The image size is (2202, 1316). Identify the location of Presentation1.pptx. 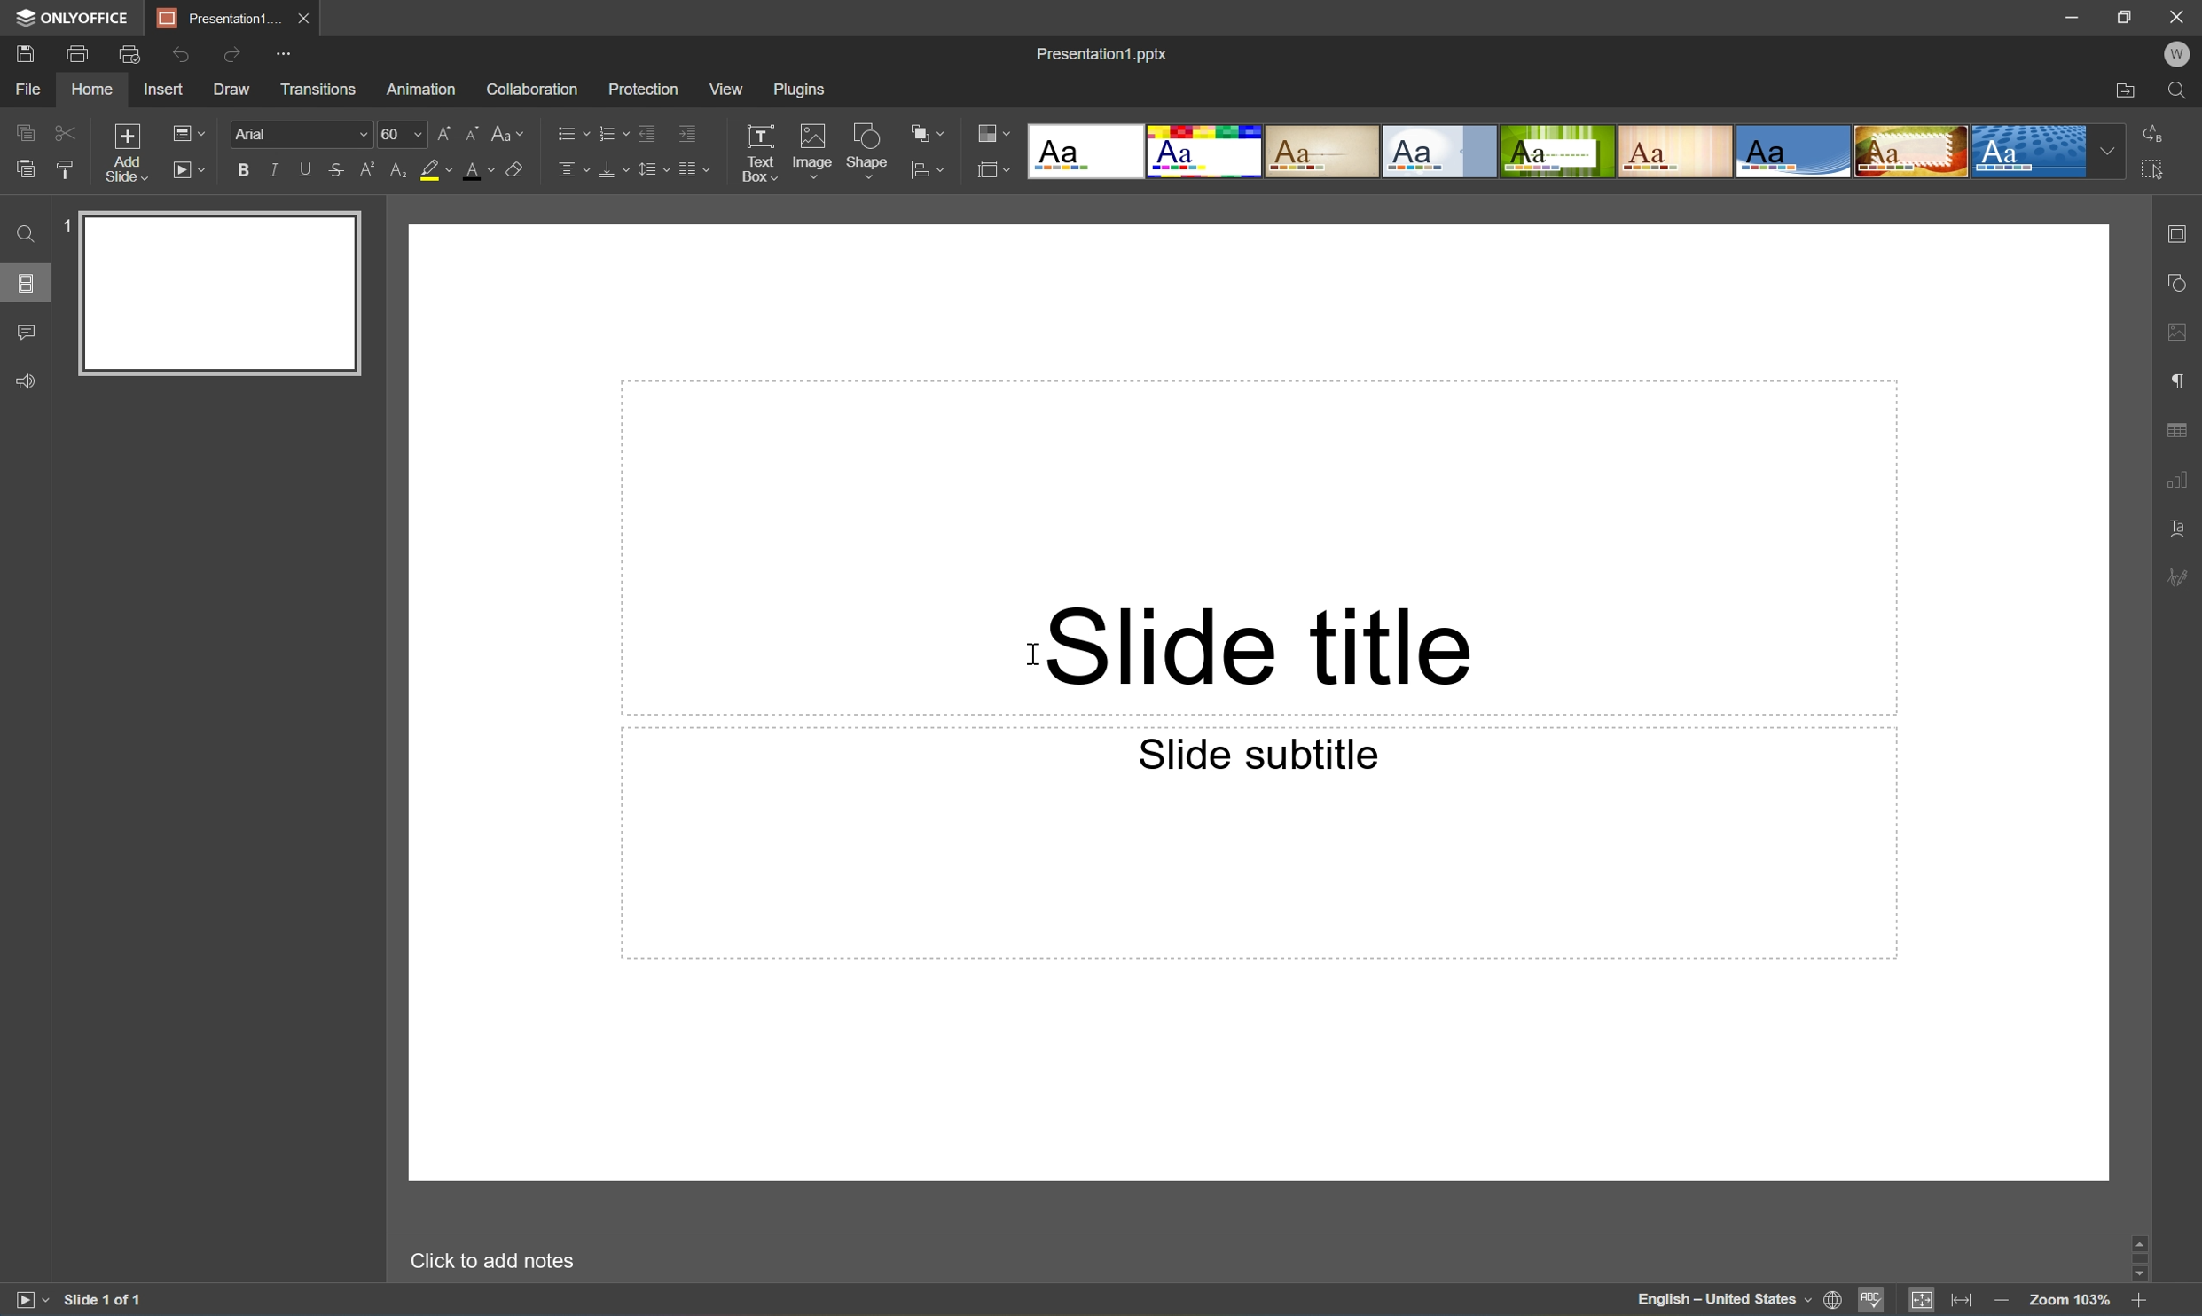
(1105, 56).